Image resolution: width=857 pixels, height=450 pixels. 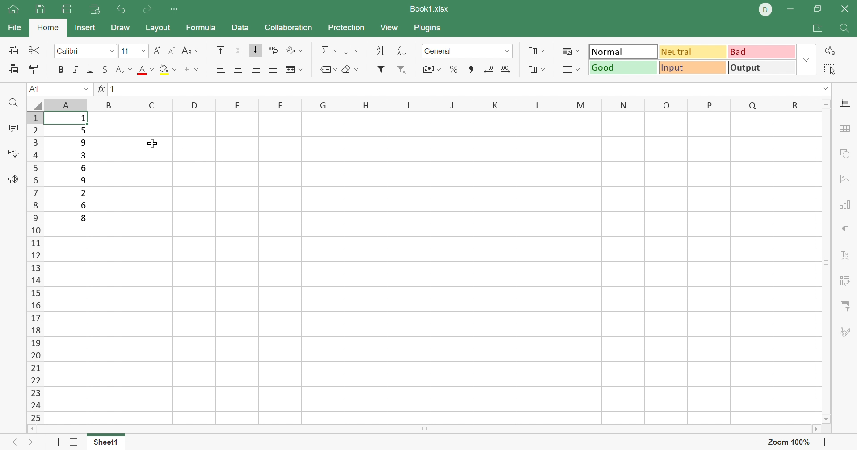 I want to click on Good, so click(x=623, y=67).